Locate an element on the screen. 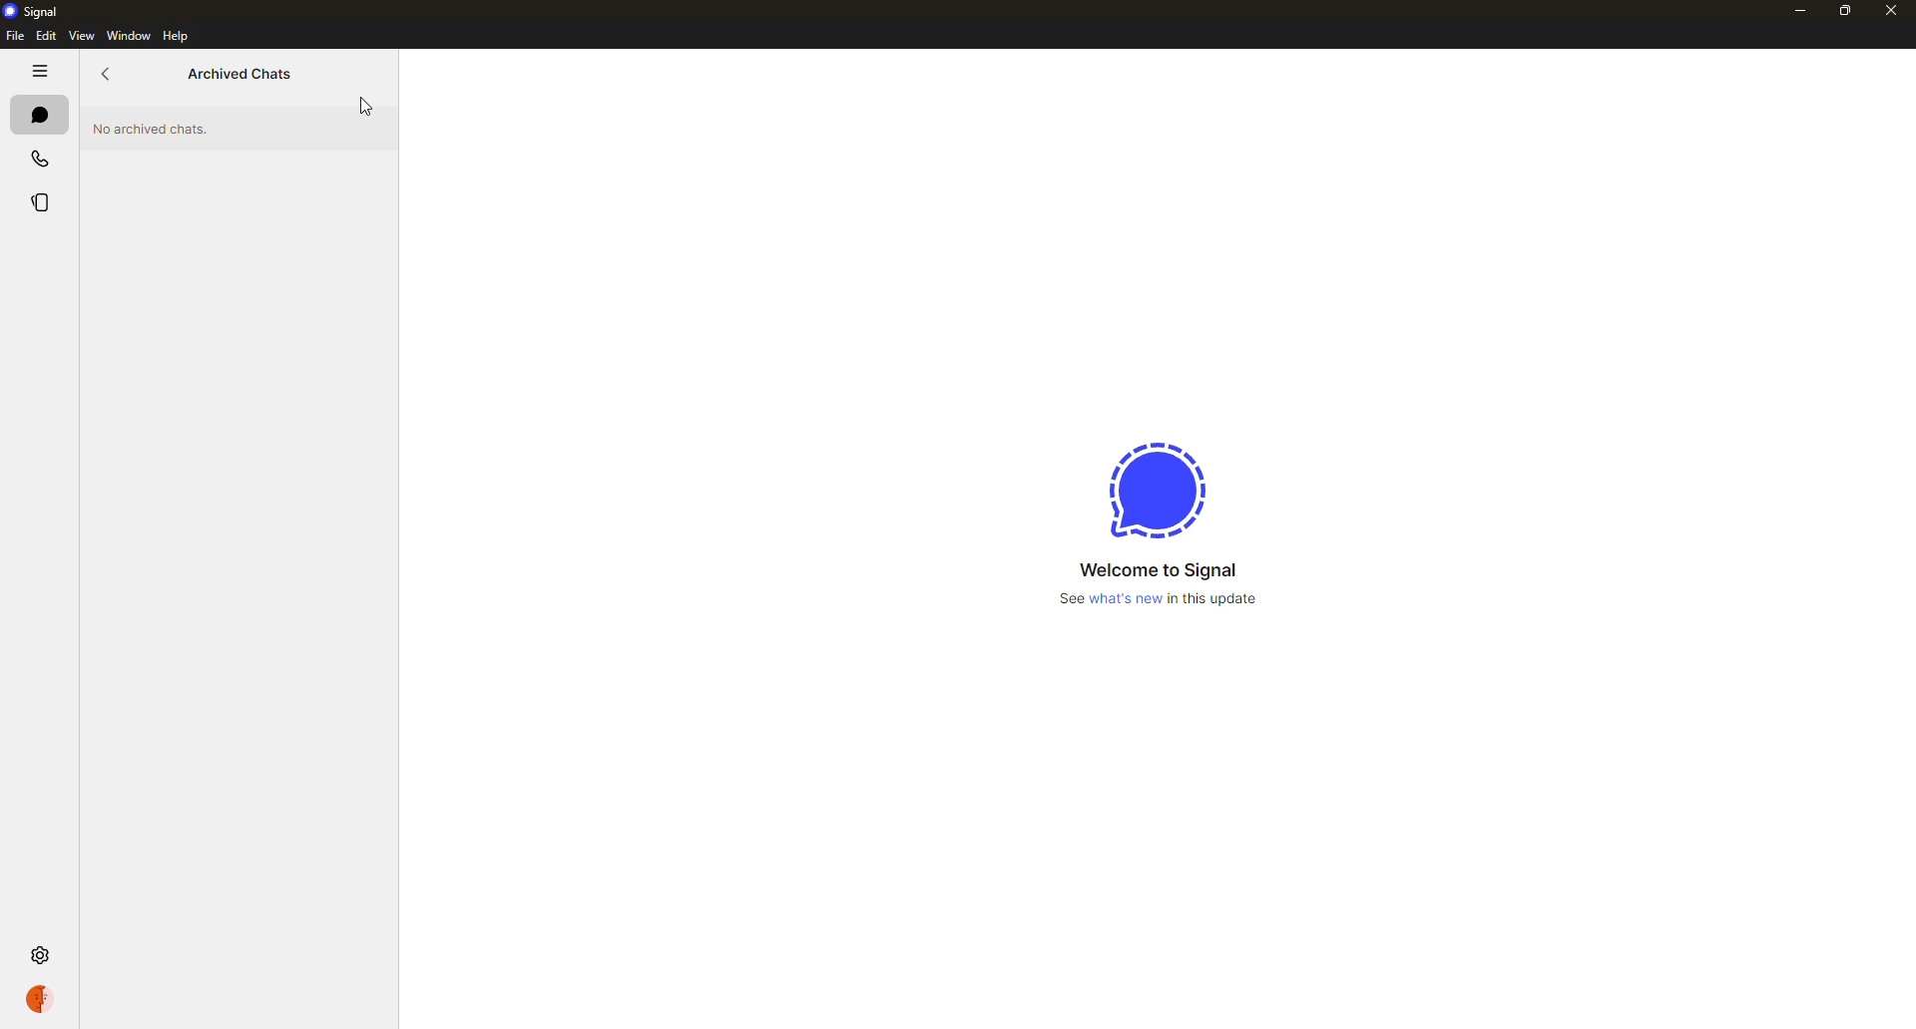 Image resolution: width=1916 pixels, height=1029 pixels. help is located at coordinates (179, 36).